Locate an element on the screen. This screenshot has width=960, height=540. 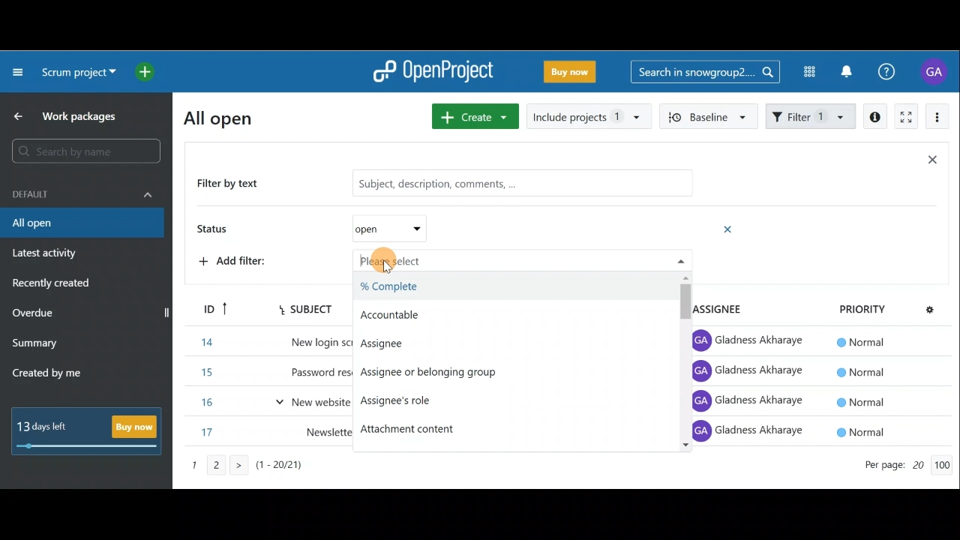
Overdue is located at coordinates (34, 314).